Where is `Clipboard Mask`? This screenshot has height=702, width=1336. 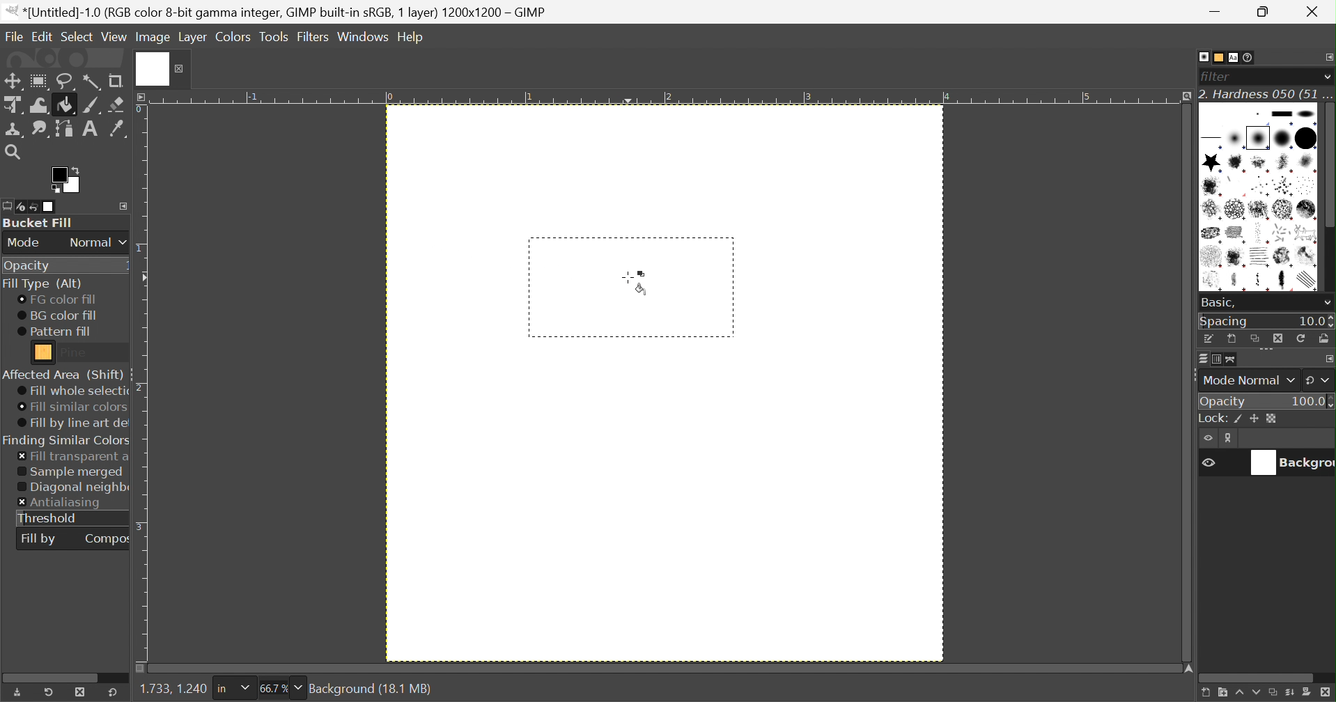 Clipboard Mask is located at coordinates (1240, 115).